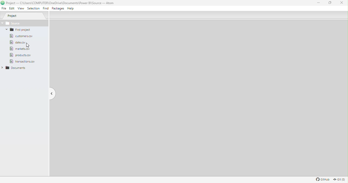 This screenshot has width=348, height=183. Describe the element at coordinates (12, 9) in the screenshot. I see `Edit` at that location.